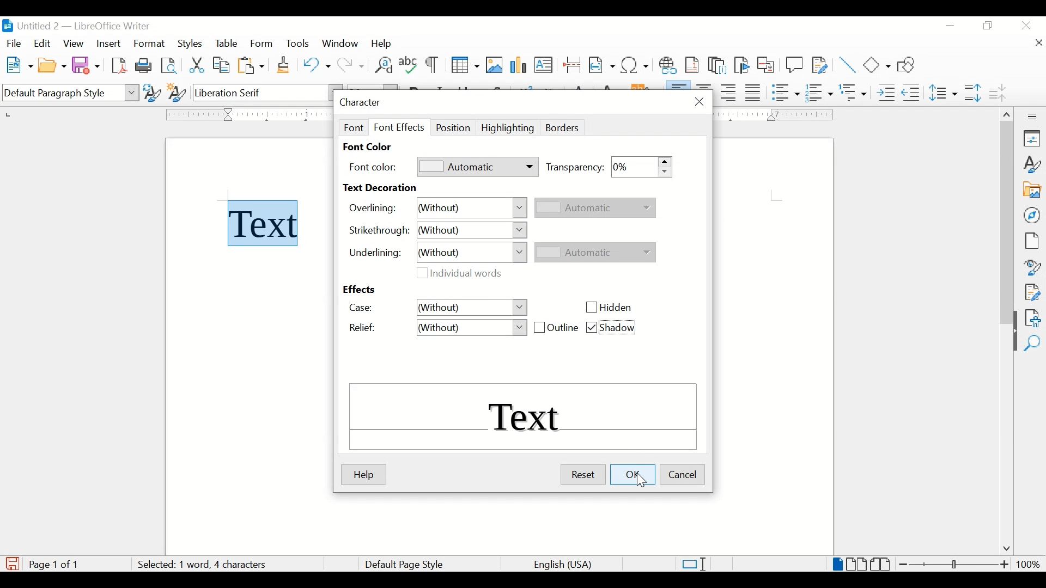 Image resolution: width=1046 pixels, height=588 pixels. Describe the element at coordinates (87, 65) in the screenshot. I see `save ` at that location.